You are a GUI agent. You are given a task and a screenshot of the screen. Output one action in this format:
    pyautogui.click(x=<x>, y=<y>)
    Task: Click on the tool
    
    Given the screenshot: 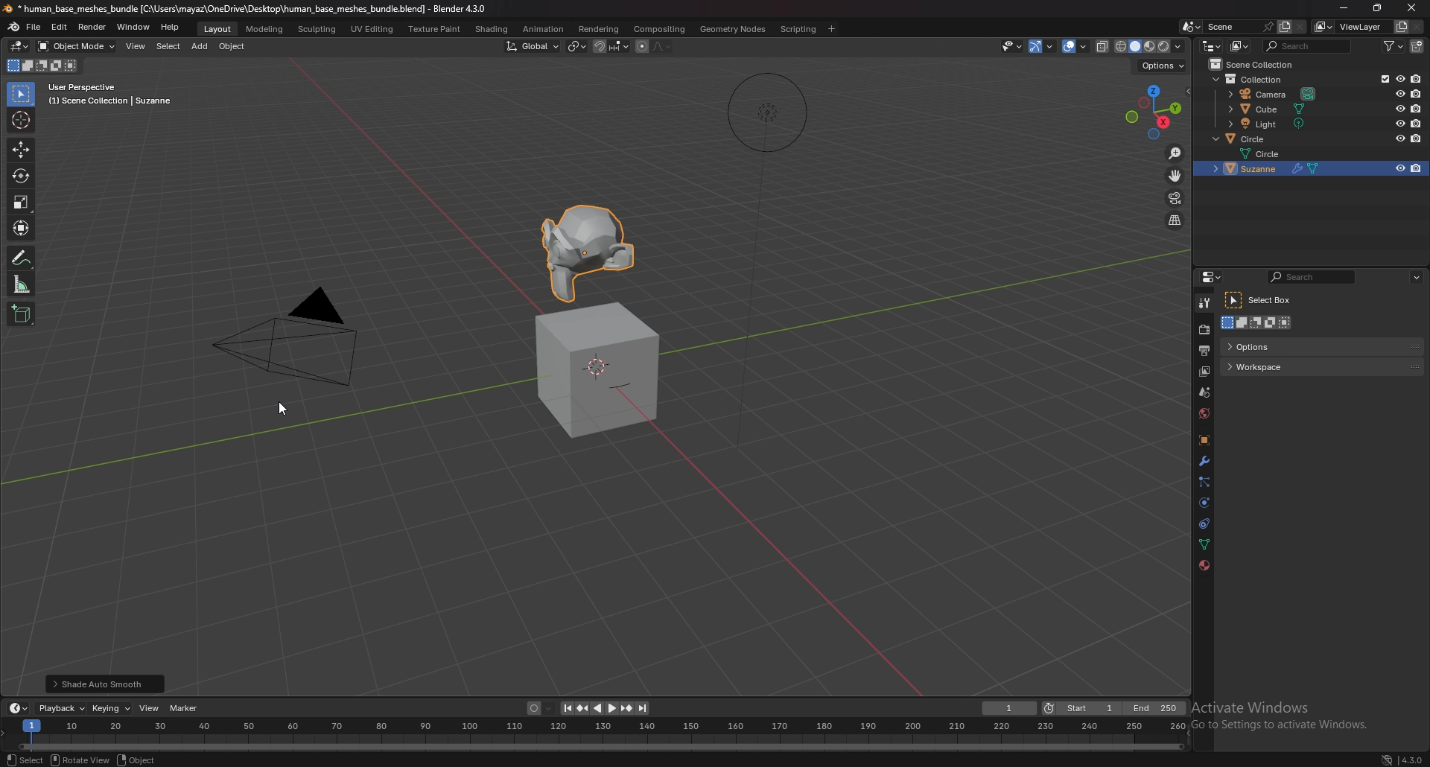 What is the action you would take?
    pyautogui.click(x=1204, y=304)
    